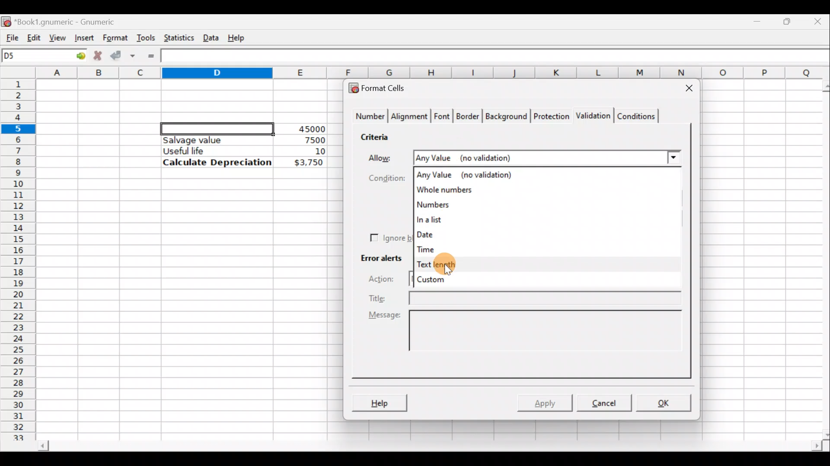  Describe the element at coordinates (212, 151) in the screenshot. I see `Useful life` at that location.